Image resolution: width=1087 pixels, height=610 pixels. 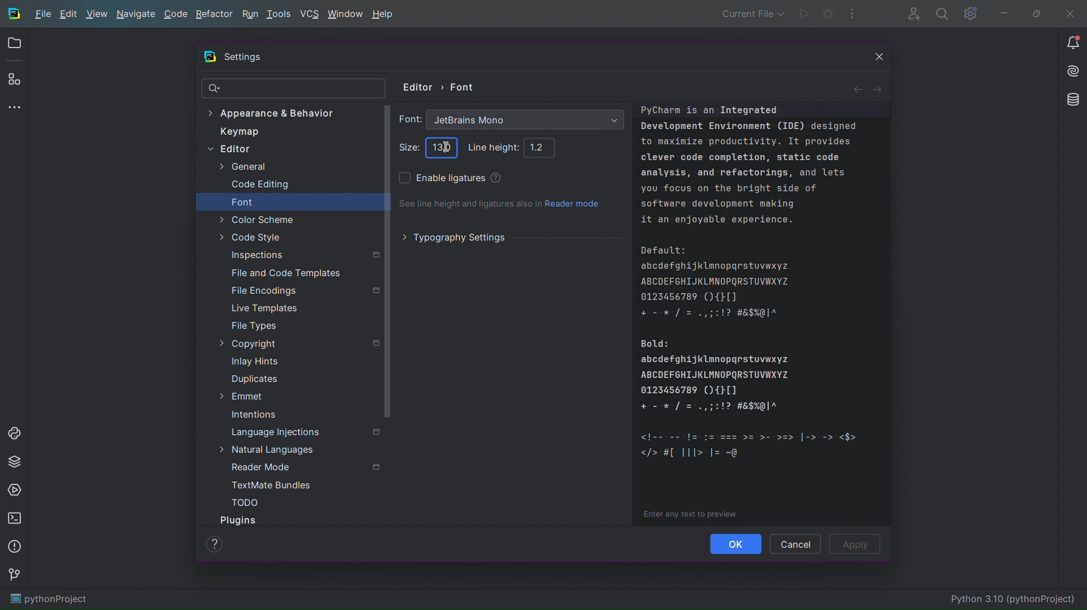 What do you see at coordinates (540, 147) in the screenshot?
I see `Line height: 1.2` at bounding box center [540, 147].